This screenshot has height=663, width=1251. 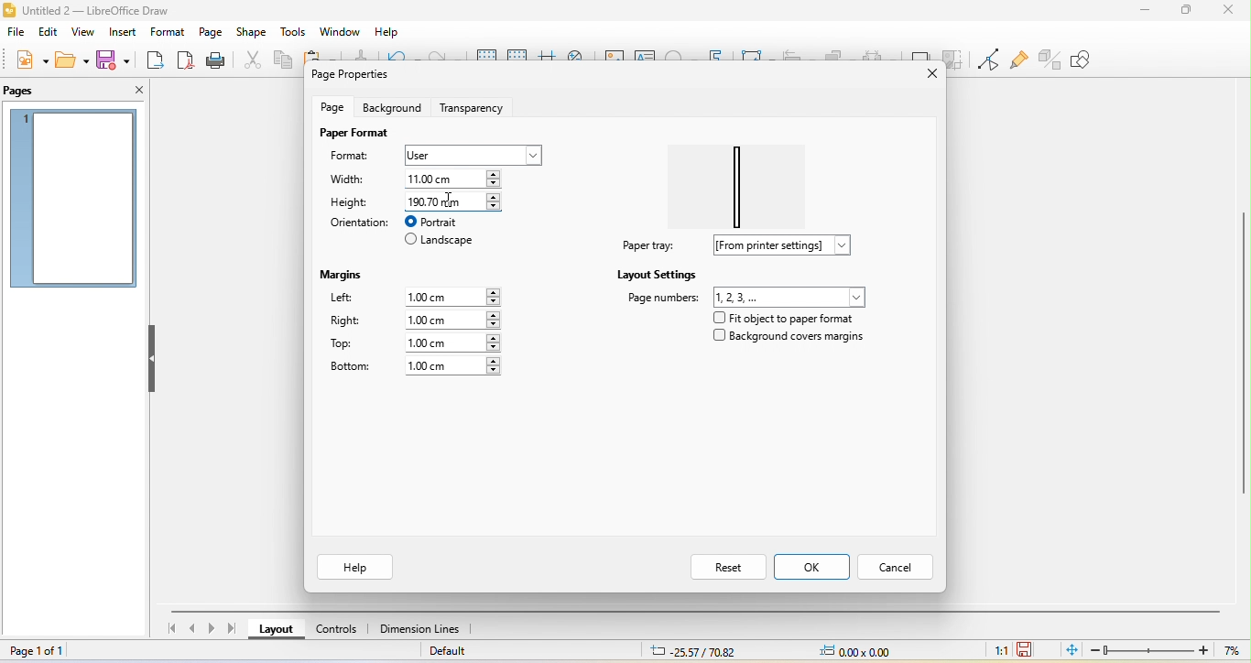 What do you see at coordinates (112, 9) in the screenshot?
I see `title` at bounding box center [112, 9].